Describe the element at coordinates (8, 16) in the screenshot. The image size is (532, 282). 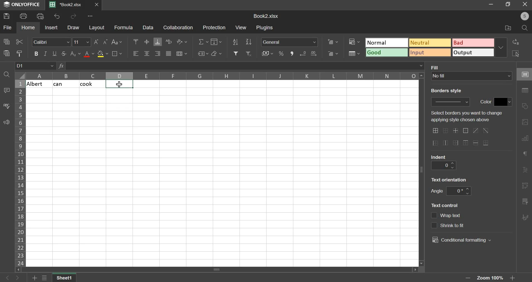
I see `save` at that location.